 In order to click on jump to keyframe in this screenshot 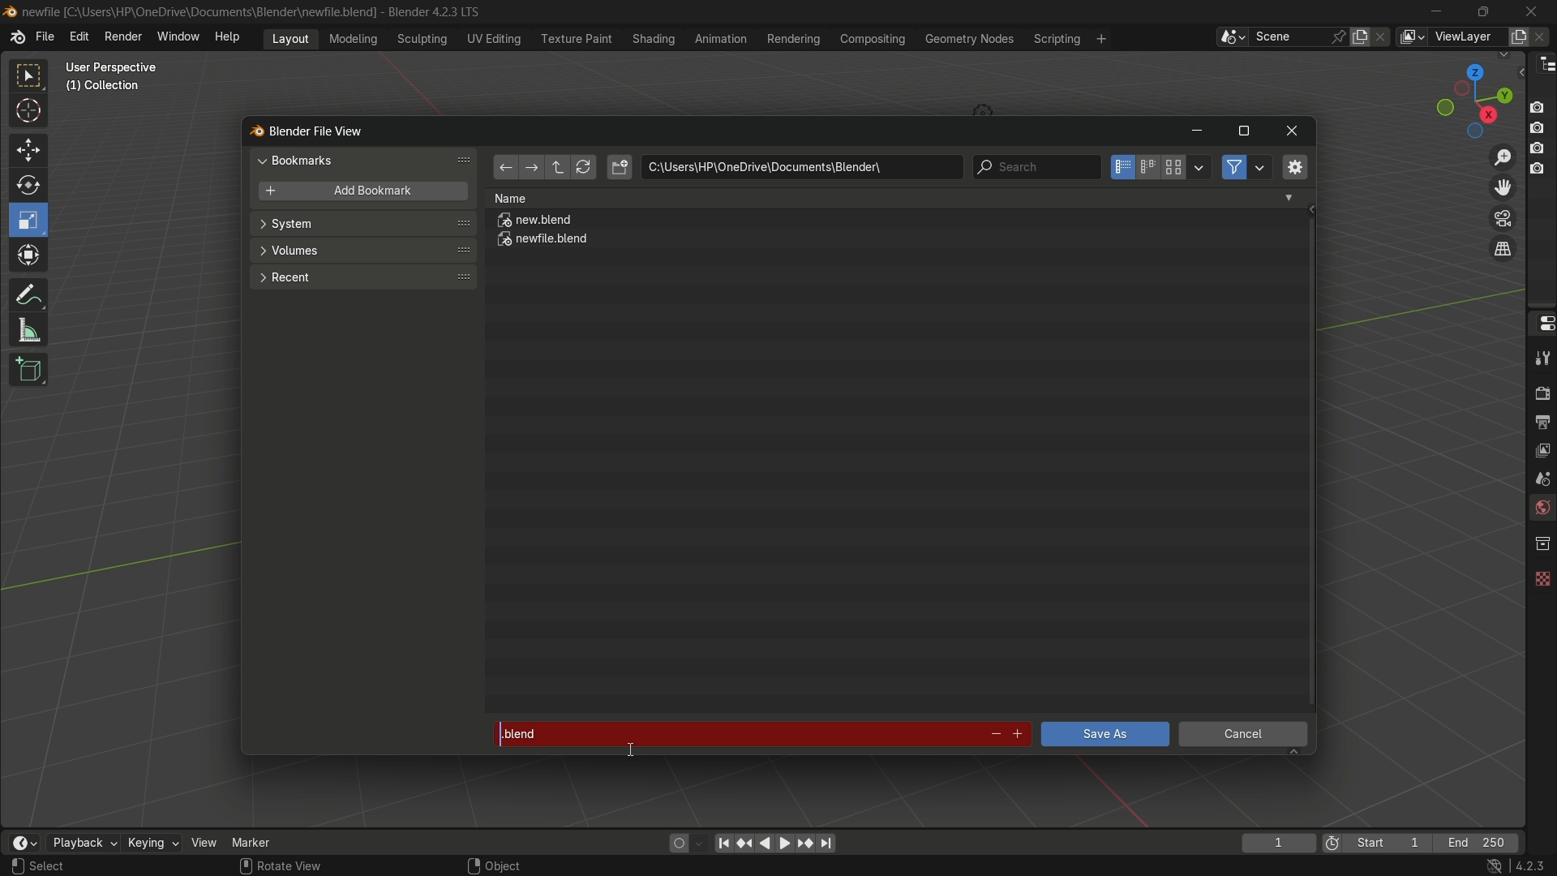, I will do `click(745, 841)`.